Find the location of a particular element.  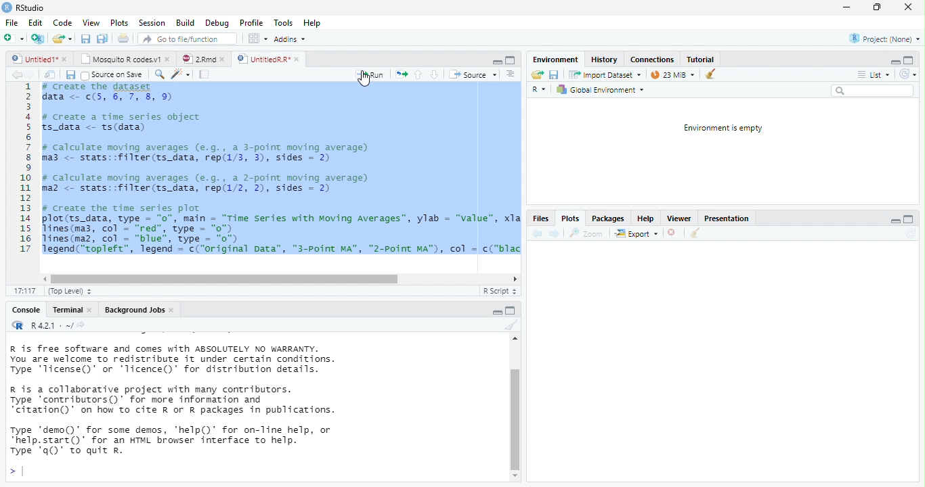

Tools is located at coordinates (284, 22).